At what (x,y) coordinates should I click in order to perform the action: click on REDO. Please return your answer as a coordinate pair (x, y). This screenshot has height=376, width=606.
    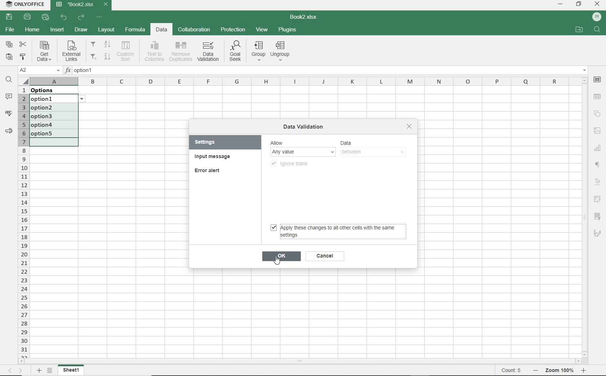
    Looking at the image, I should click on (81, 17).